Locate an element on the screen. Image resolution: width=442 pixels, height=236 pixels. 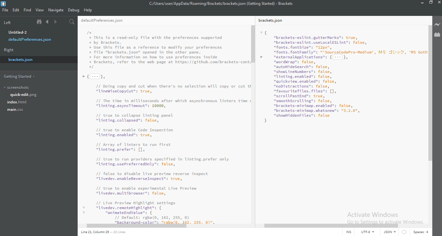
find files is located at coordinates (72, 22).